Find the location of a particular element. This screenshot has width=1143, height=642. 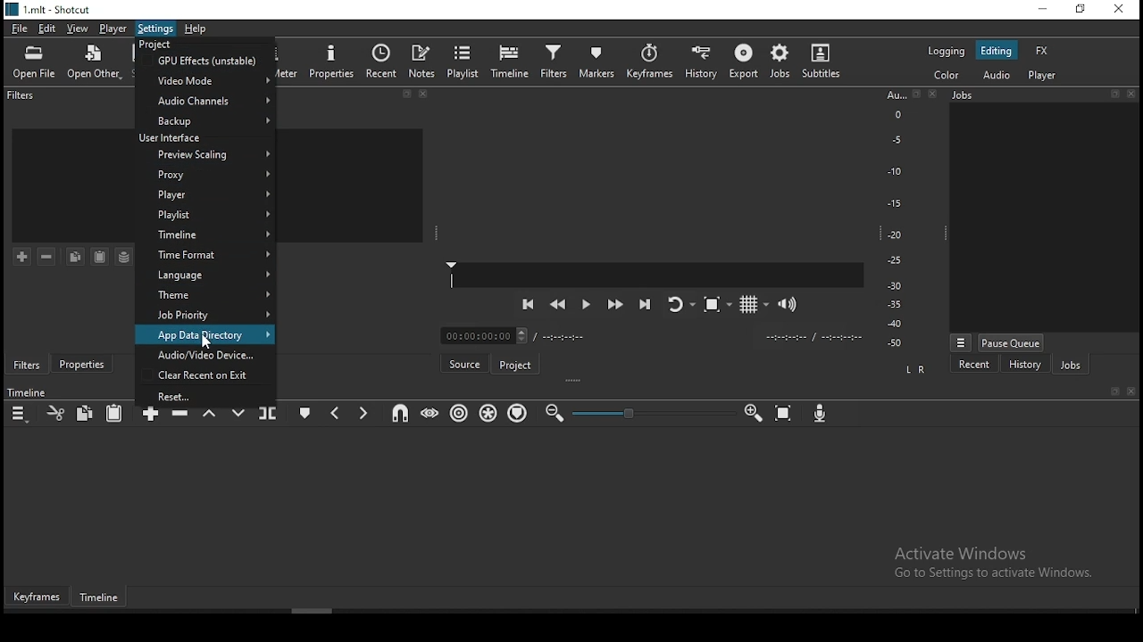

bookmark is located at coordinates (406, 95).